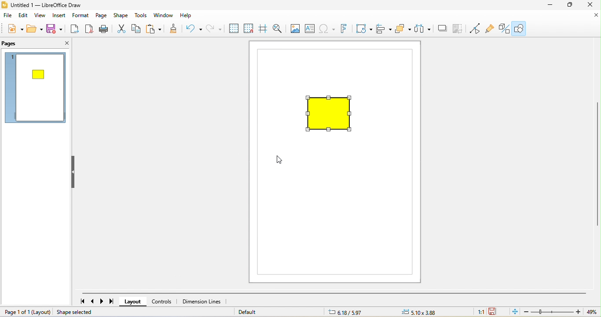 This screenshot has width=601, height=317. What do you see at coordinates (165, 15) in the screenshot?
I see `window` at bounding box center [165, 15].